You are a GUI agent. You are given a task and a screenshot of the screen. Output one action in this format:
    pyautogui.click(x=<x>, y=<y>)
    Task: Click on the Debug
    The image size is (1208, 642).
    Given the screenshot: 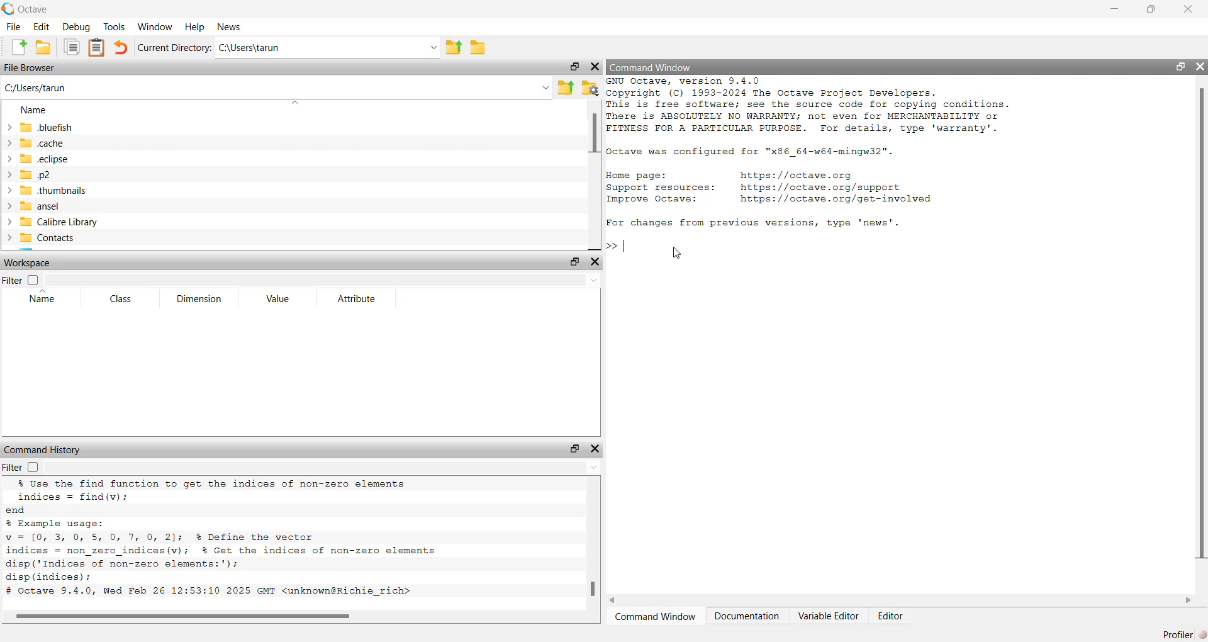 What is the action you would take?
    pyautogui.click(x=76, y=28)
    